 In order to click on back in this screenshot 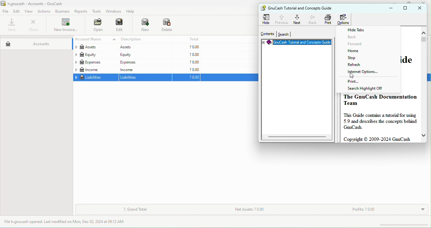, I will do `click(313, 19)`.